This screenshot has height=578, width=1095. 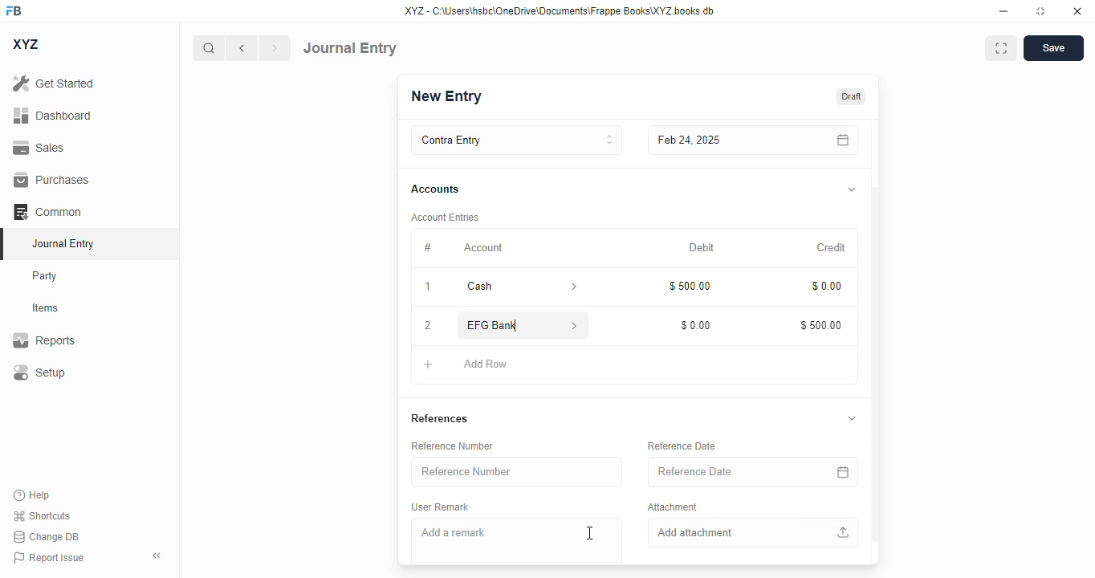 What do you see at coordinates (44, 340) in the screenshot?
I see `reports` at bounding box center [44, 340].